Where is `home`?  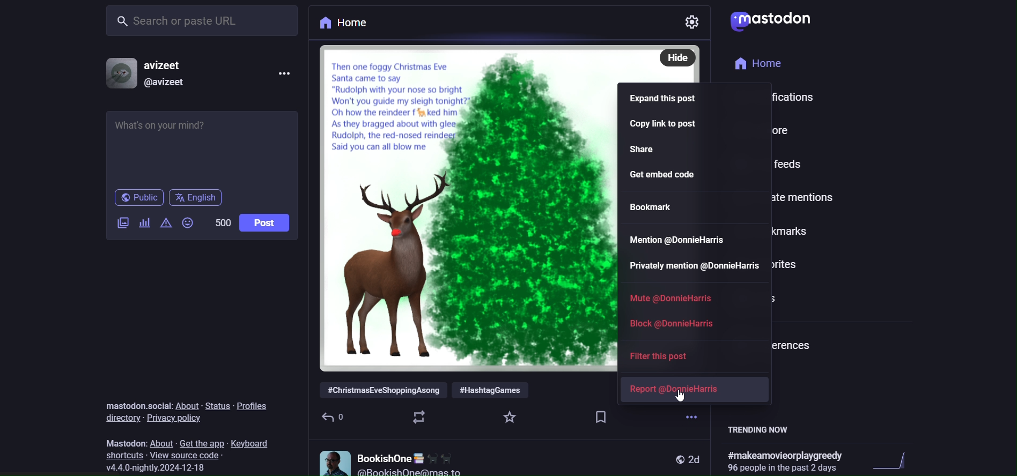 home is located at coordinates (343, 24).